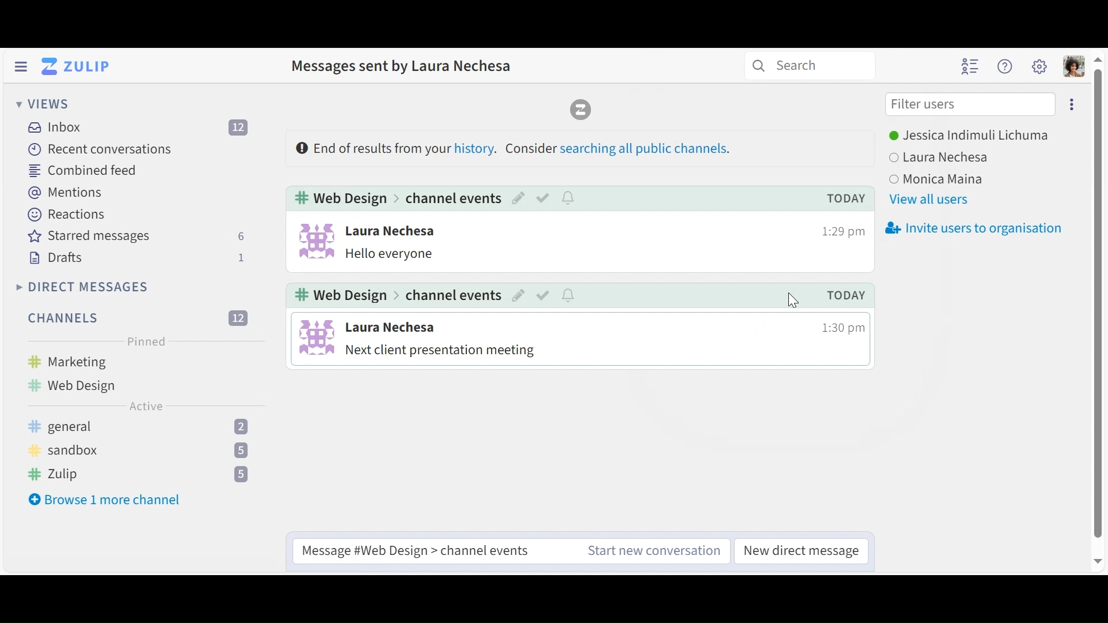 This screenshot has width=1108, height=623. What do you see at coordinates (424, 552) in the screenshot?
I see `message channel` at bounding box center [424, 552].